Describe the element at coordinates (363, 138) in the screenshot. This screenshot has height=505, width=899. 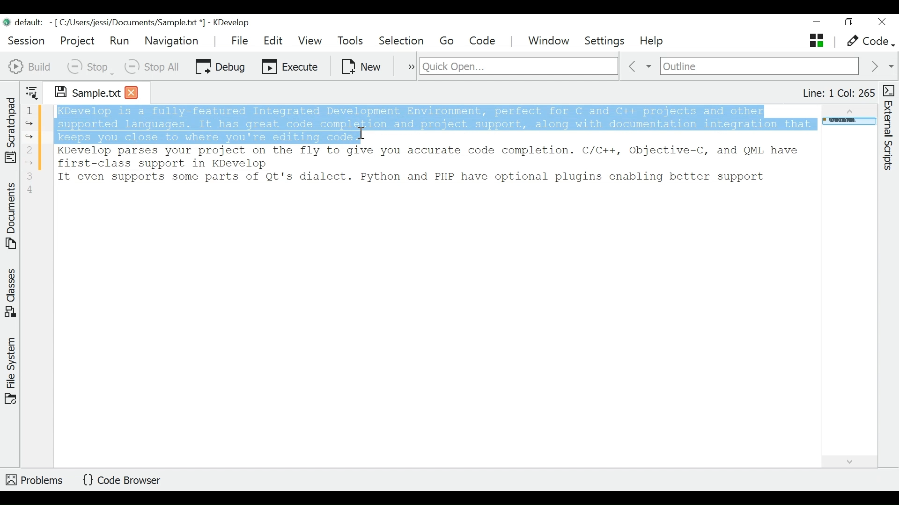
I see `I-beam cursor` at that location.